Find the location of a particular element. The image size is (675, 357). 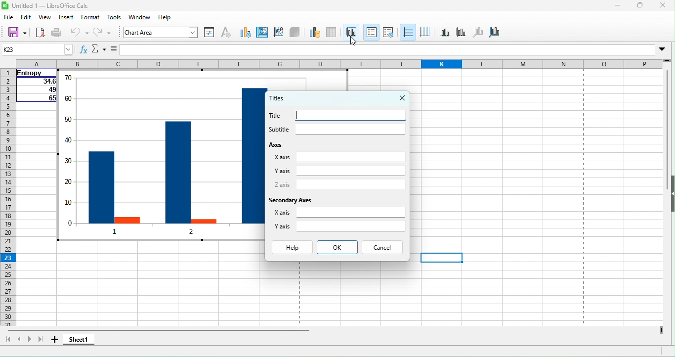

format is located at coordinates (92, 19).